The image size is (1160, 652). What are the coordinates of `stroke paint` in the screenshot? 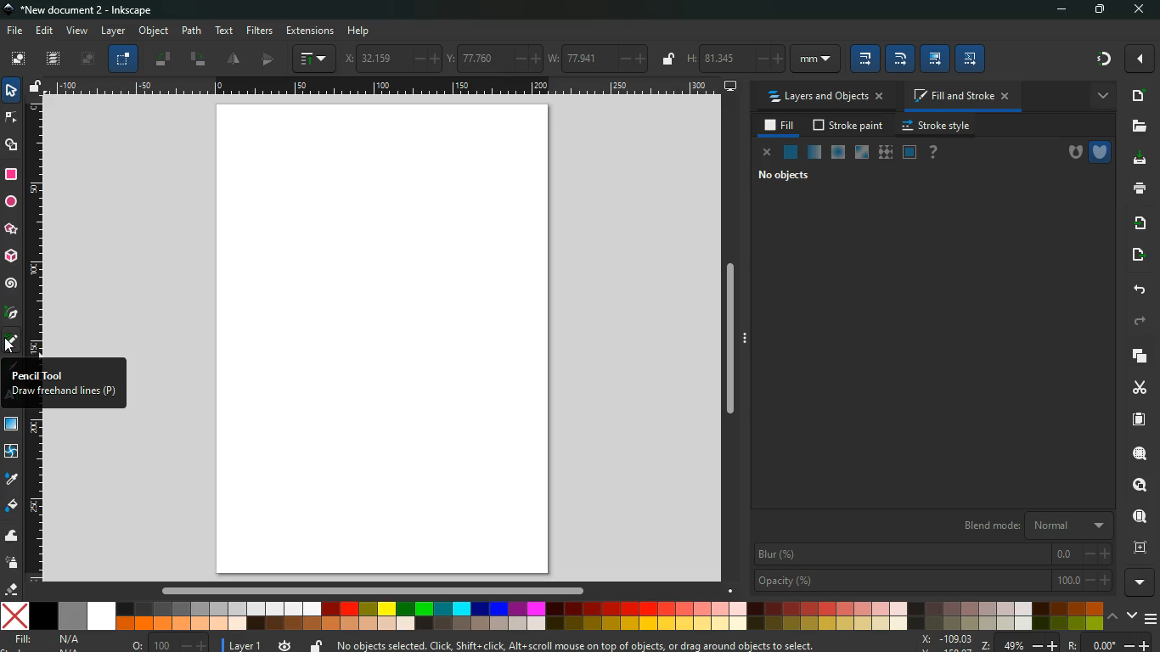 It's located at (850, 125).